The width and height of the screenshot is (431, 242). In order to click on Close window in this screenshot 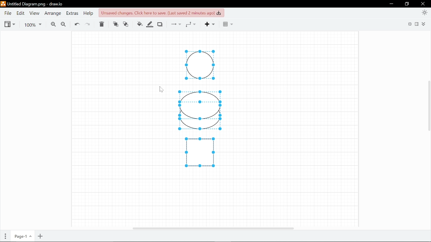, I will do `click(423, 4)`.